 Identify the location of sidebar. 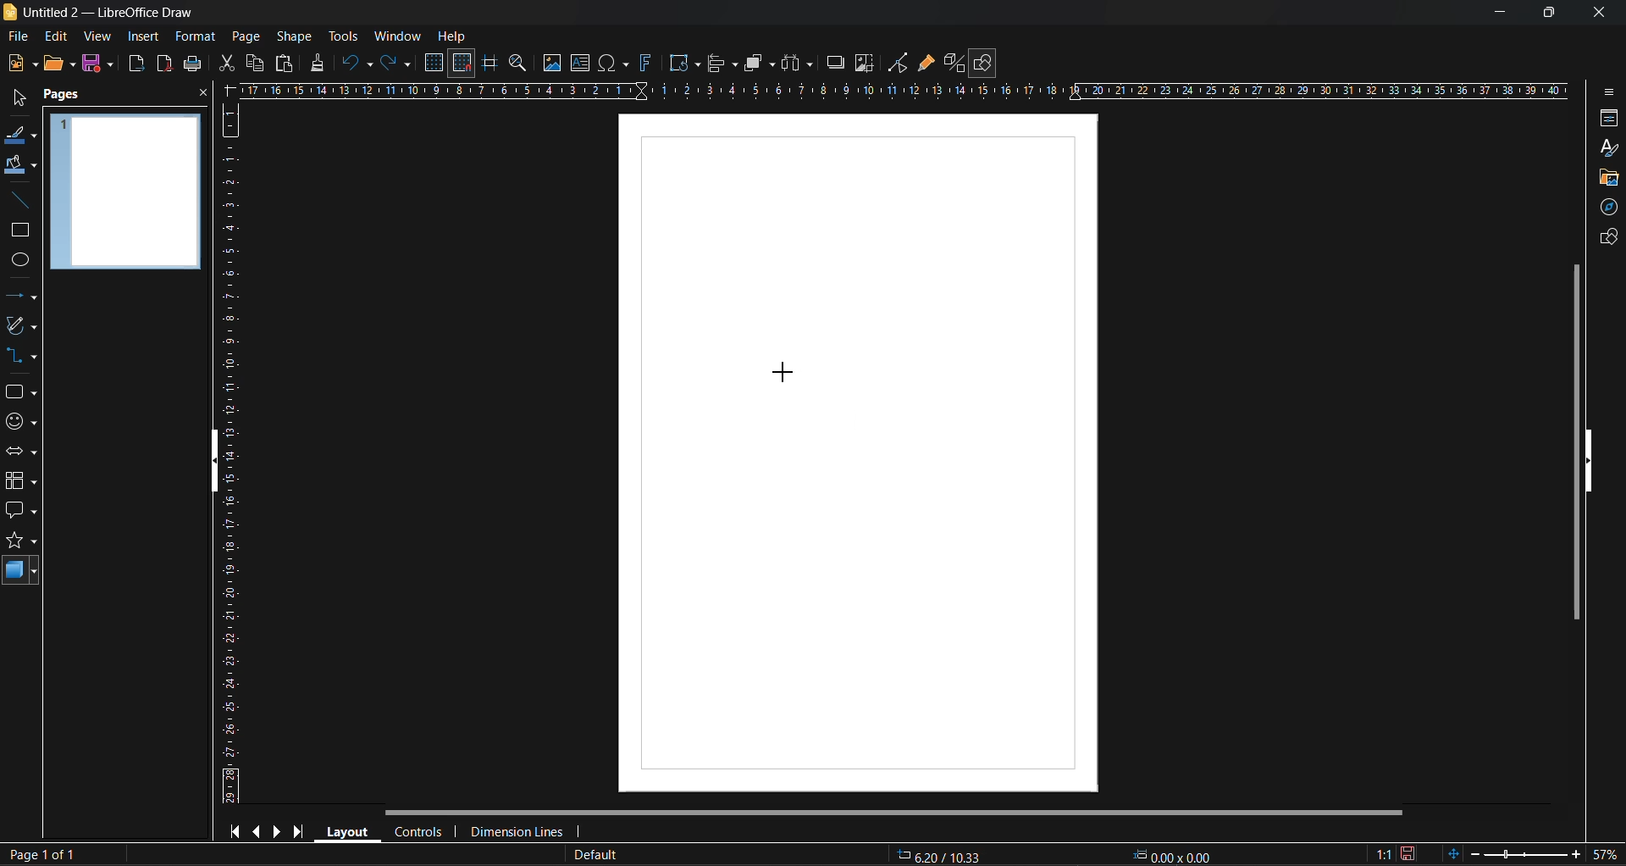
(1607, 90).